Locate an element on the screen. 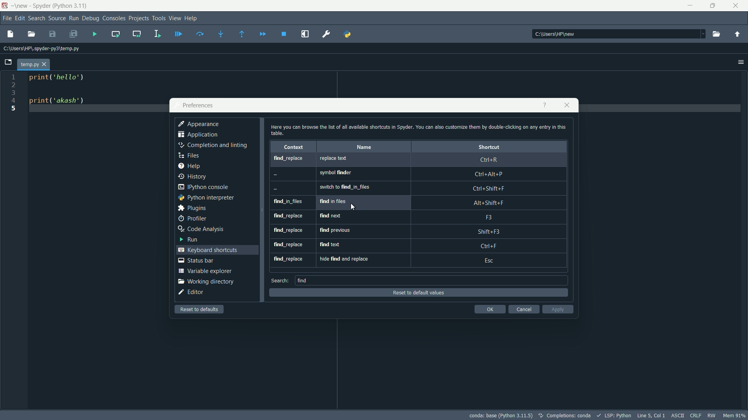 The height and width of the screenshot is (420, 748). application is located at coordinates (199, 135).